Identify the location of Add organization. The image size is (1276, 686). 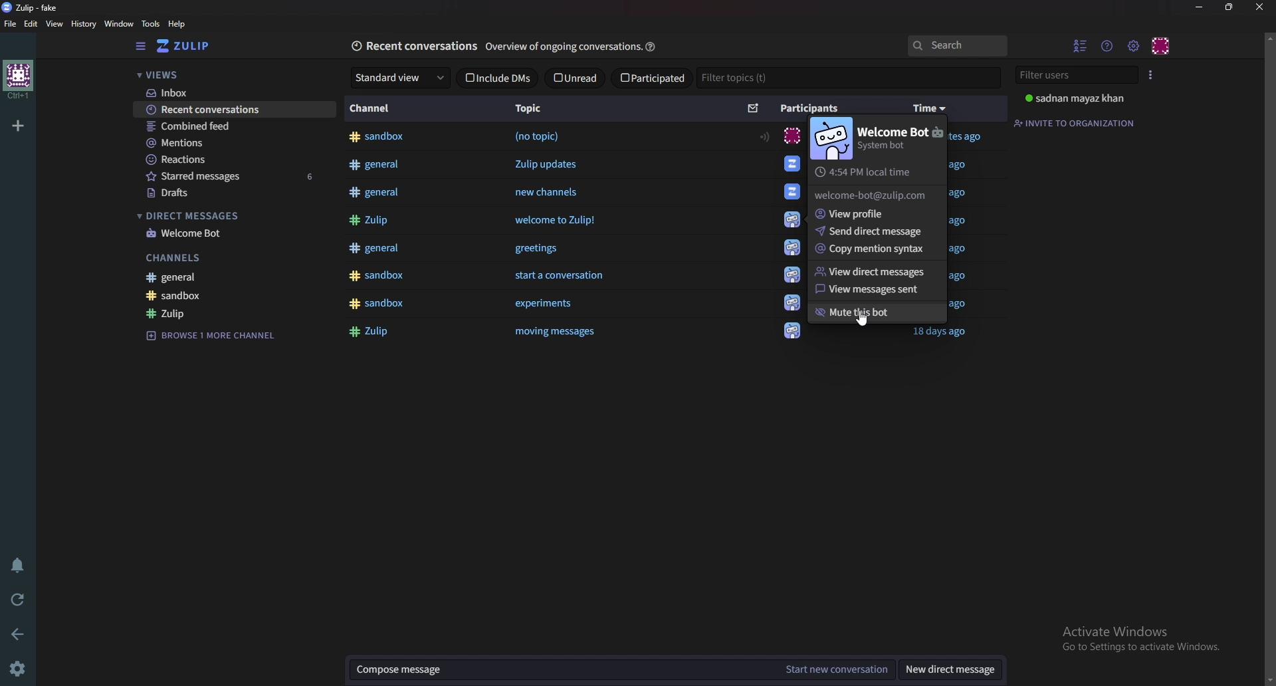
(17, 124).